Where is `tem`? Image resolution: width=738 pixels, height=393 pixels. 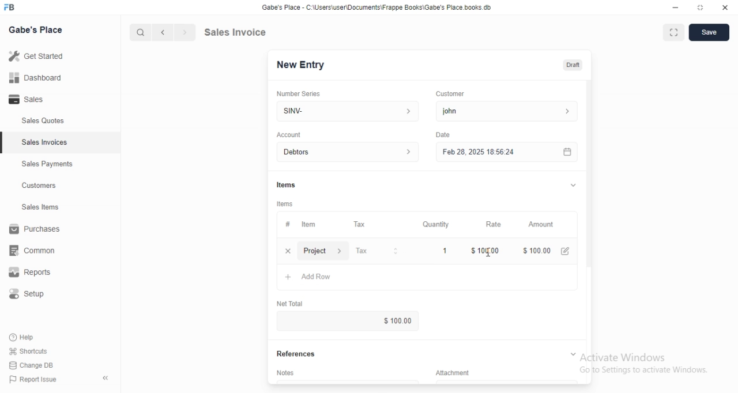 tem is located at coordinates (312, 224).